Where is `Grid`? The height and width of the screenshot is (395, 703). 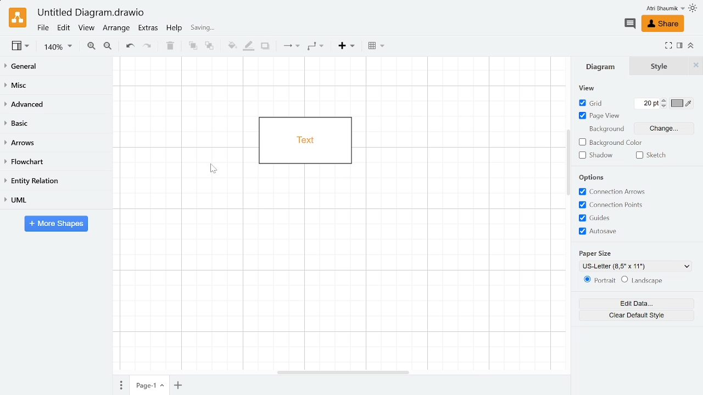 Grid is located at coordinates (591, 104).